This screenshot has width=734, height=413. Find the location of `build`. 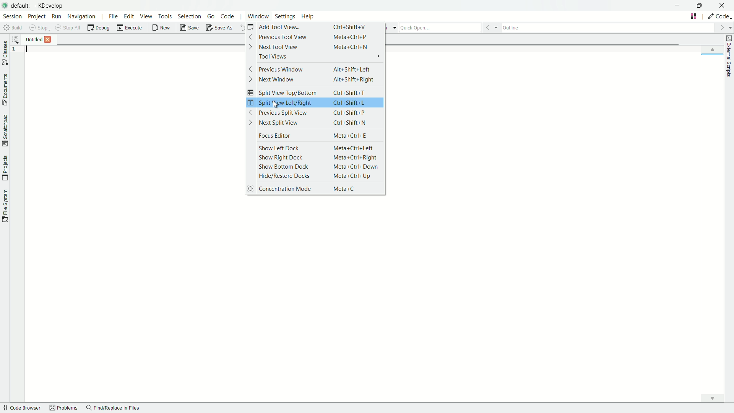

build is located at coordinates (13, 28).